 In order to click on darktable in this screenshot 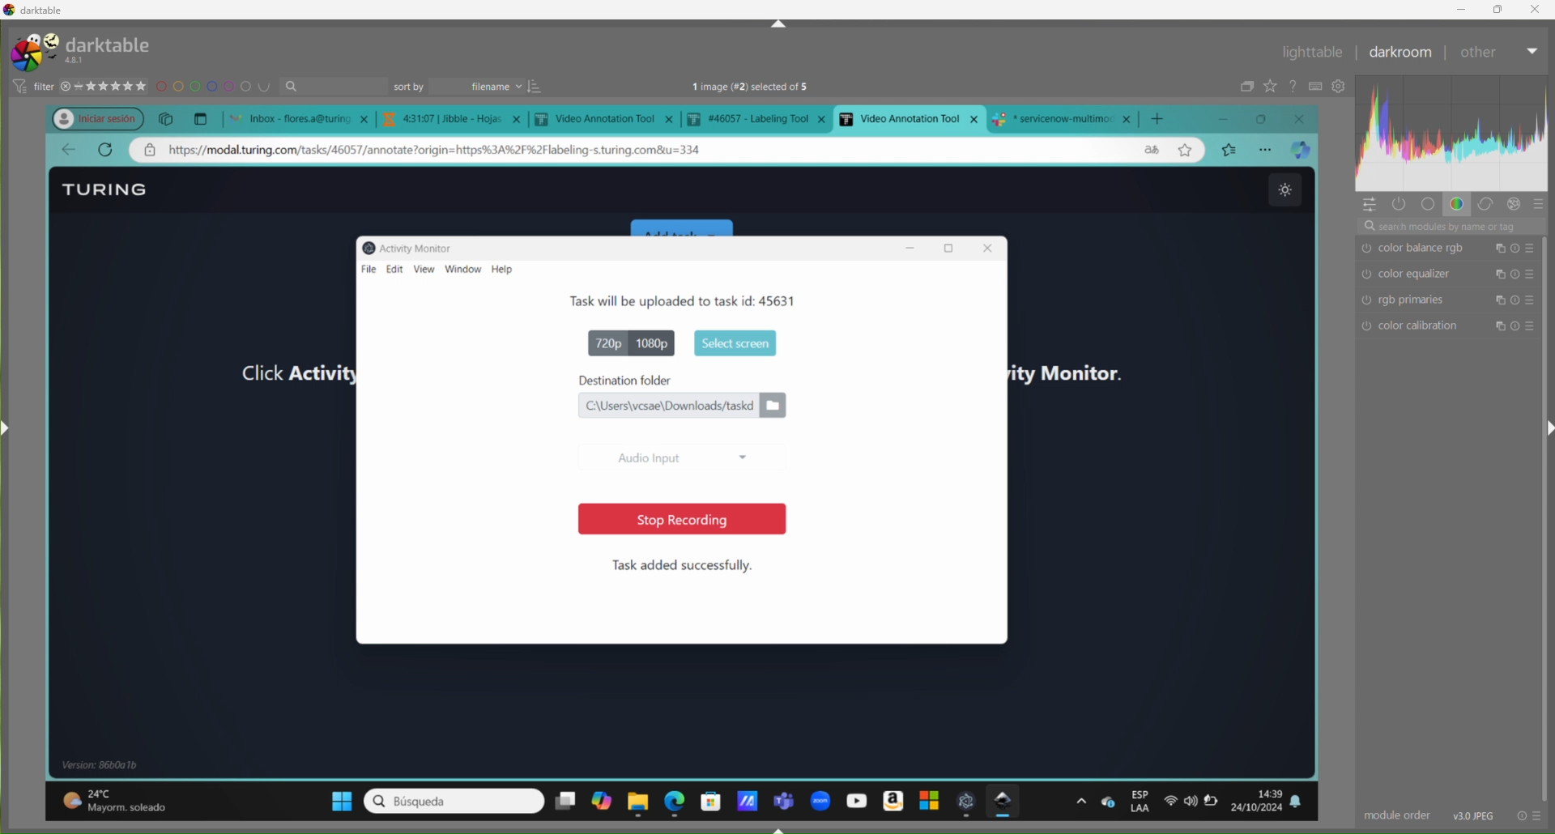, I will do `click(1006, 802)`.